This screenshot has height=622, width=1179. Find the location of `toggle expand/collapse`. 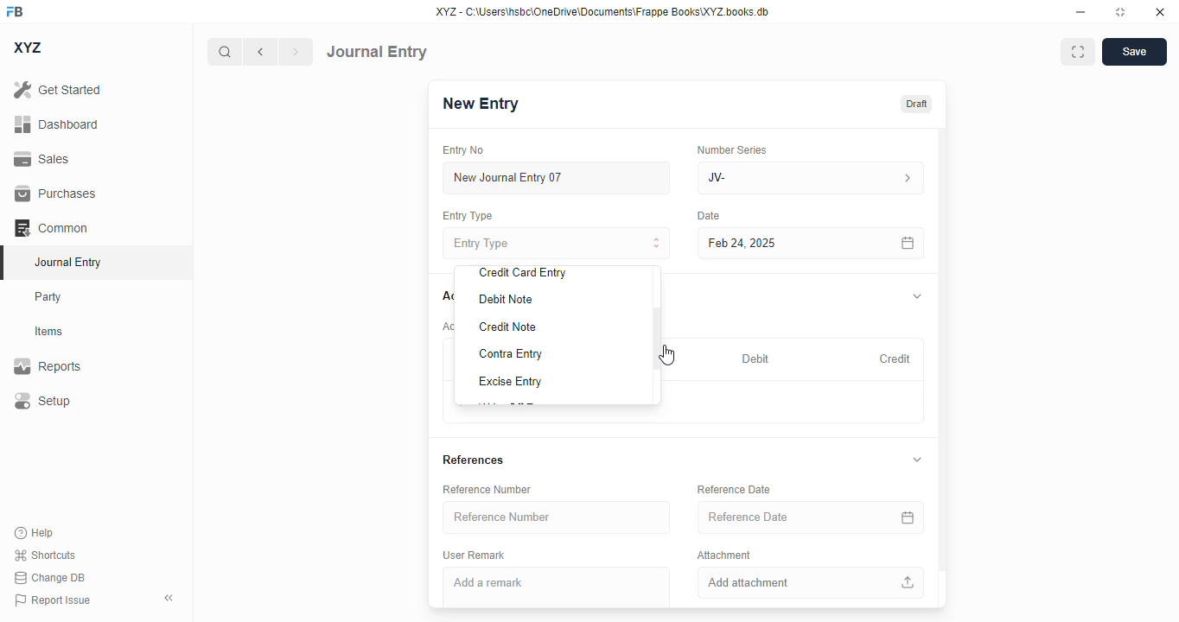

toggle expand/collapse is located at coordinates (918, 295).